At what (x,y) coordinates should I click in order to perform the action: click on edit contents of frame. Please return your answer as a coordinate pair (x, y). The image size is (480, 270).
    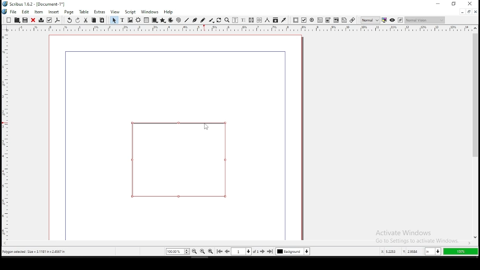
    Looking at the image, I should click on (235, 20).